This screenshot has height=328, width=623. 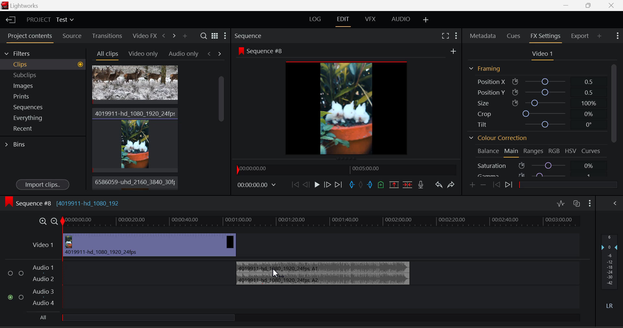 What do you see at coordinates (381, 185) in the screenshot?
I see `Mark Cue` at bounding box center [381, 185].